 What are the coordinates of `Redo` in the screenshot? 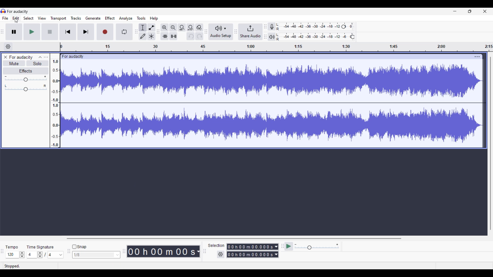 It's located at (199, 36).